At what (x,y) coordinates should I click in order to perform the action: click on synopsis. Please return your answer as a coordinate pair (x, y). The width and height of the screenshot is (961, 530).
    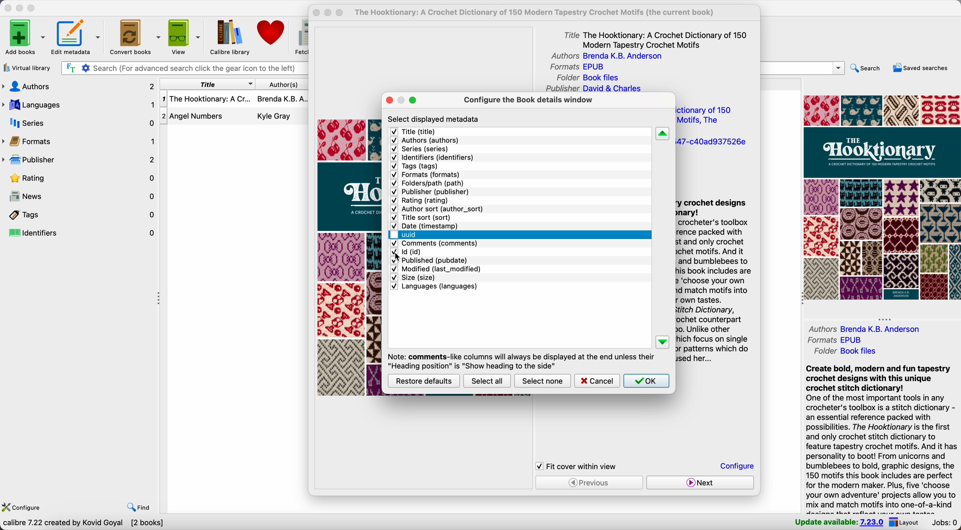
    Looking at the image, I should click on (881, 438).